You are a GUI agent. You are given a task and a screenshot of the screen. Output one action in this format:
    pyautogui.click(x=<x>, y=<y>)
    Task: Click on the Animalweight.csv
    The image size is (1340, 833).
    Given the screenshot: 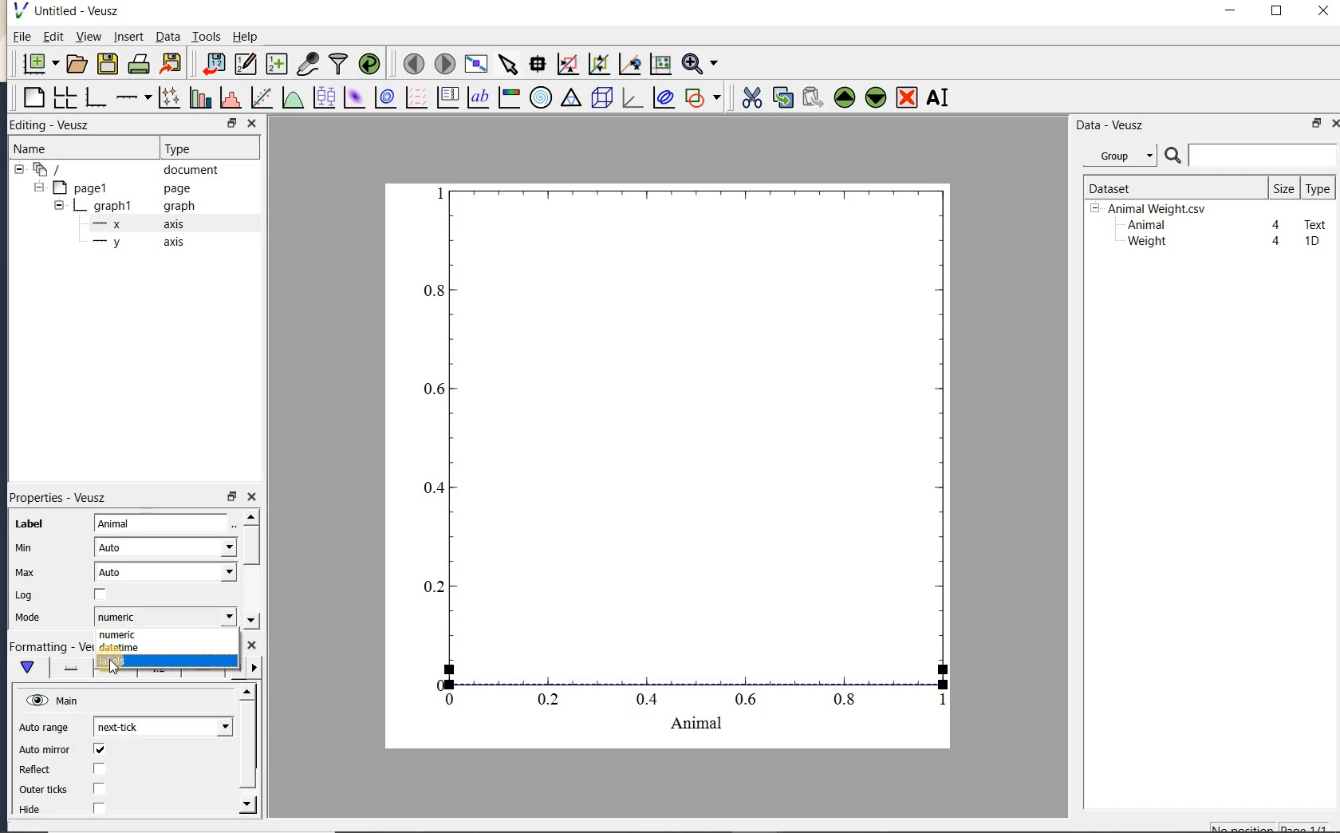 What is the action you would take?
    pyautogui.click(x=1152, y=209)
    